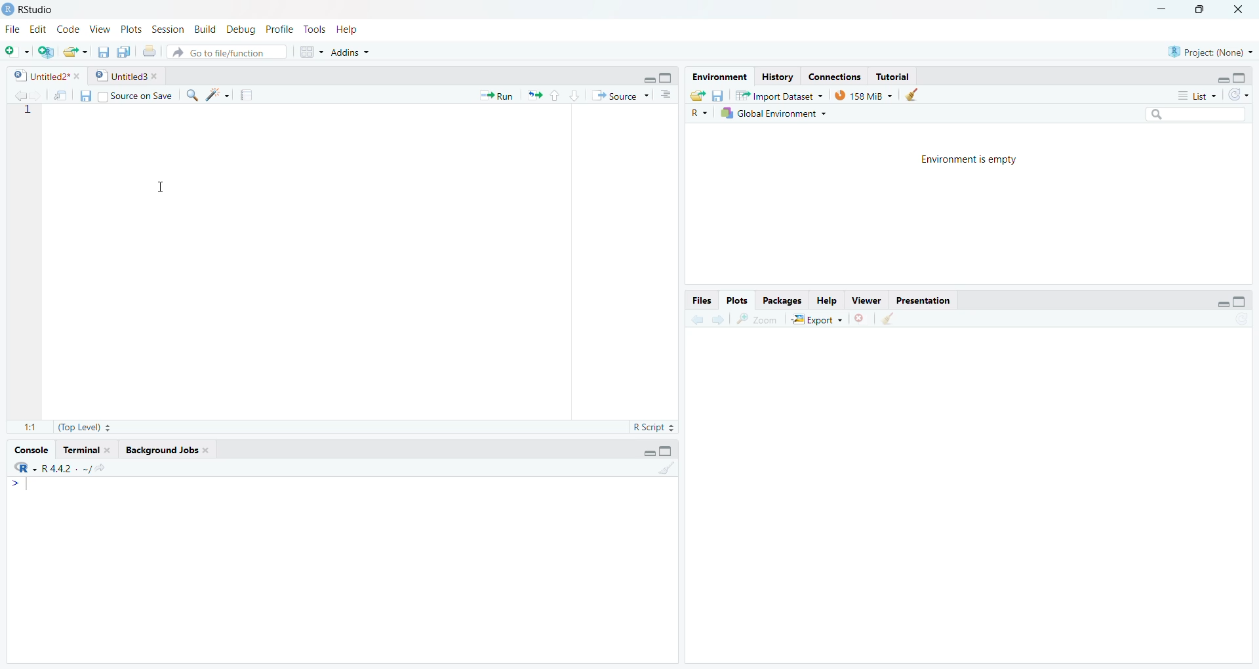 The width and height of the screenshot is (1259, 669). I want to click on , so click(562, 94).